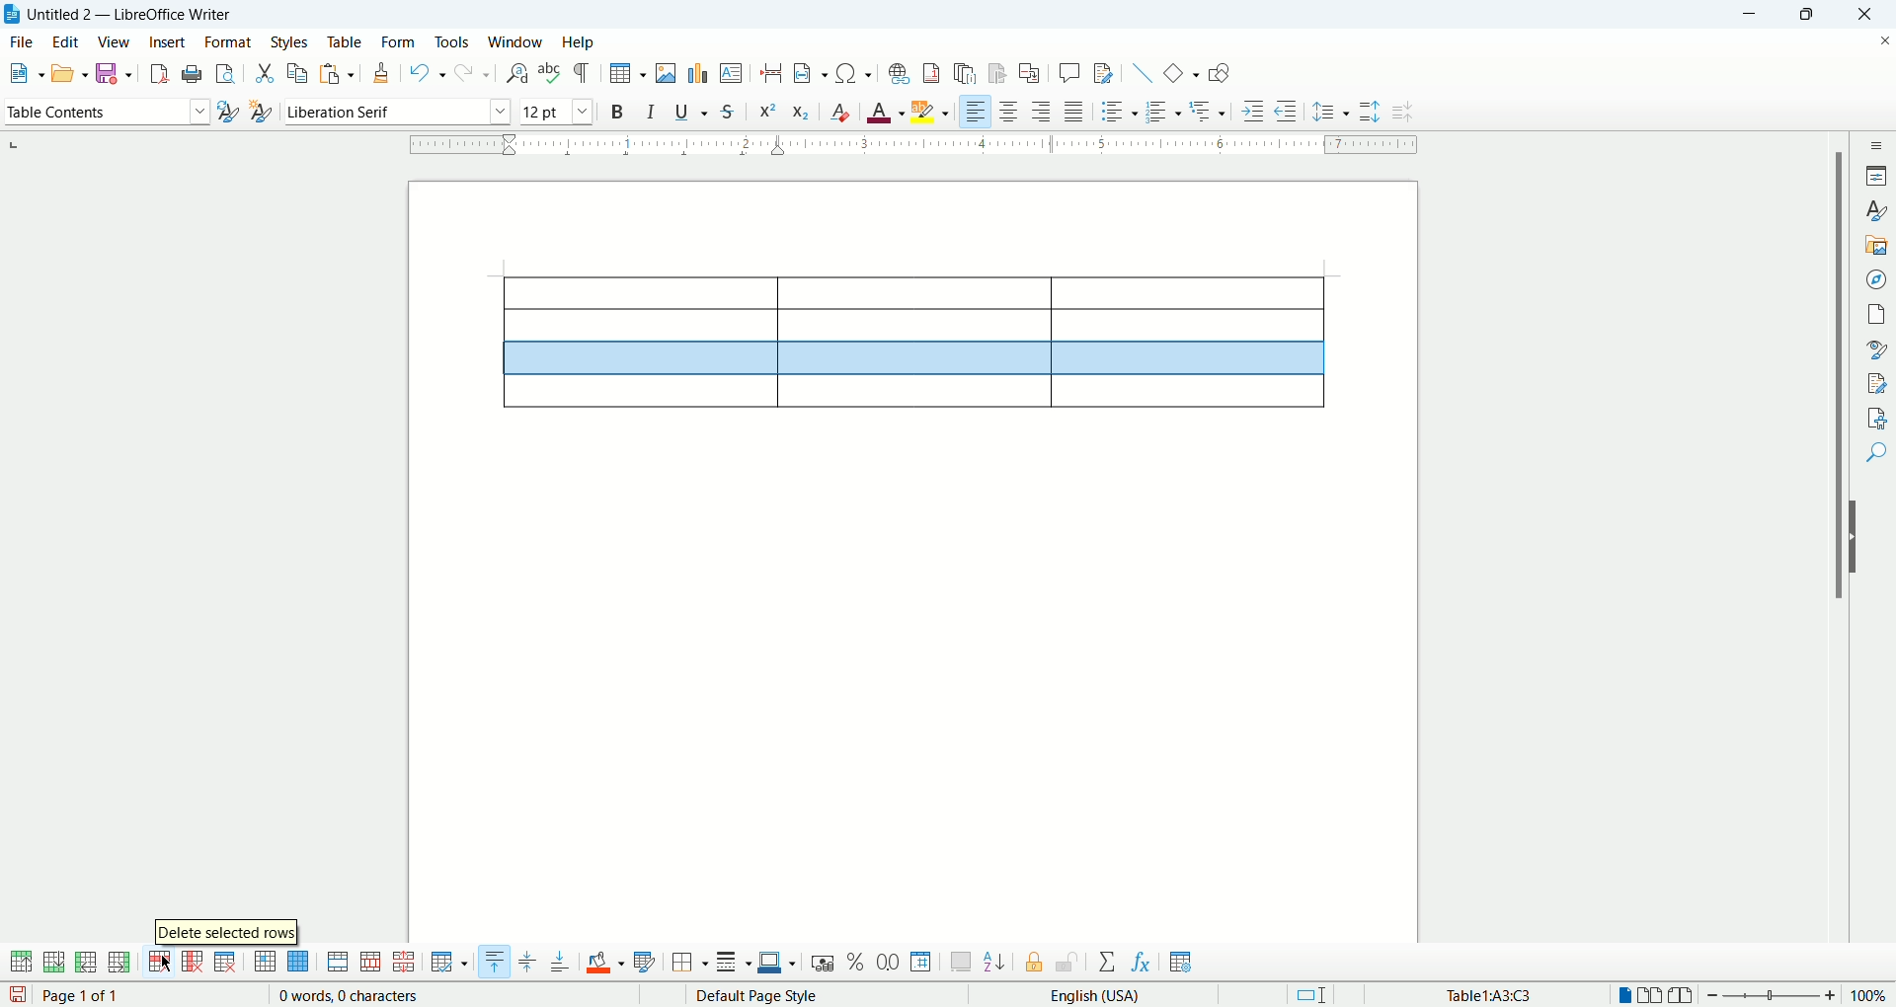  I want to click on default page style, so click(754, 995).